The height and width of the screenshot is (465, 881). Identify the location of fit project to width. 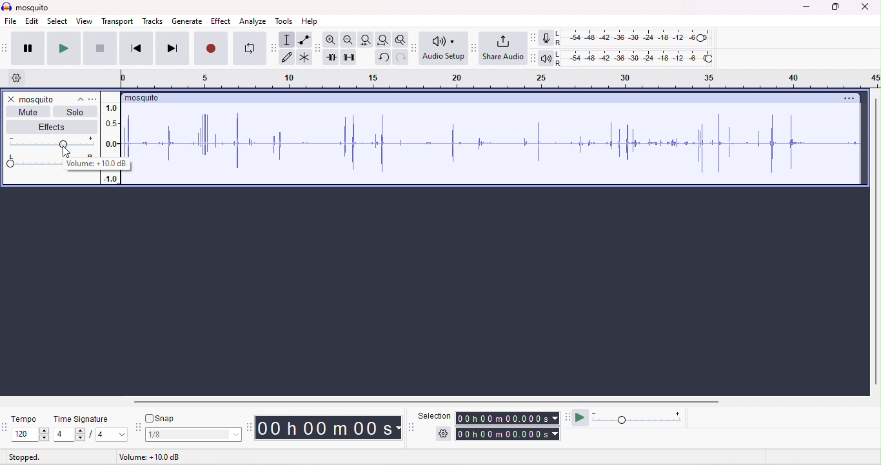
(382, 40).